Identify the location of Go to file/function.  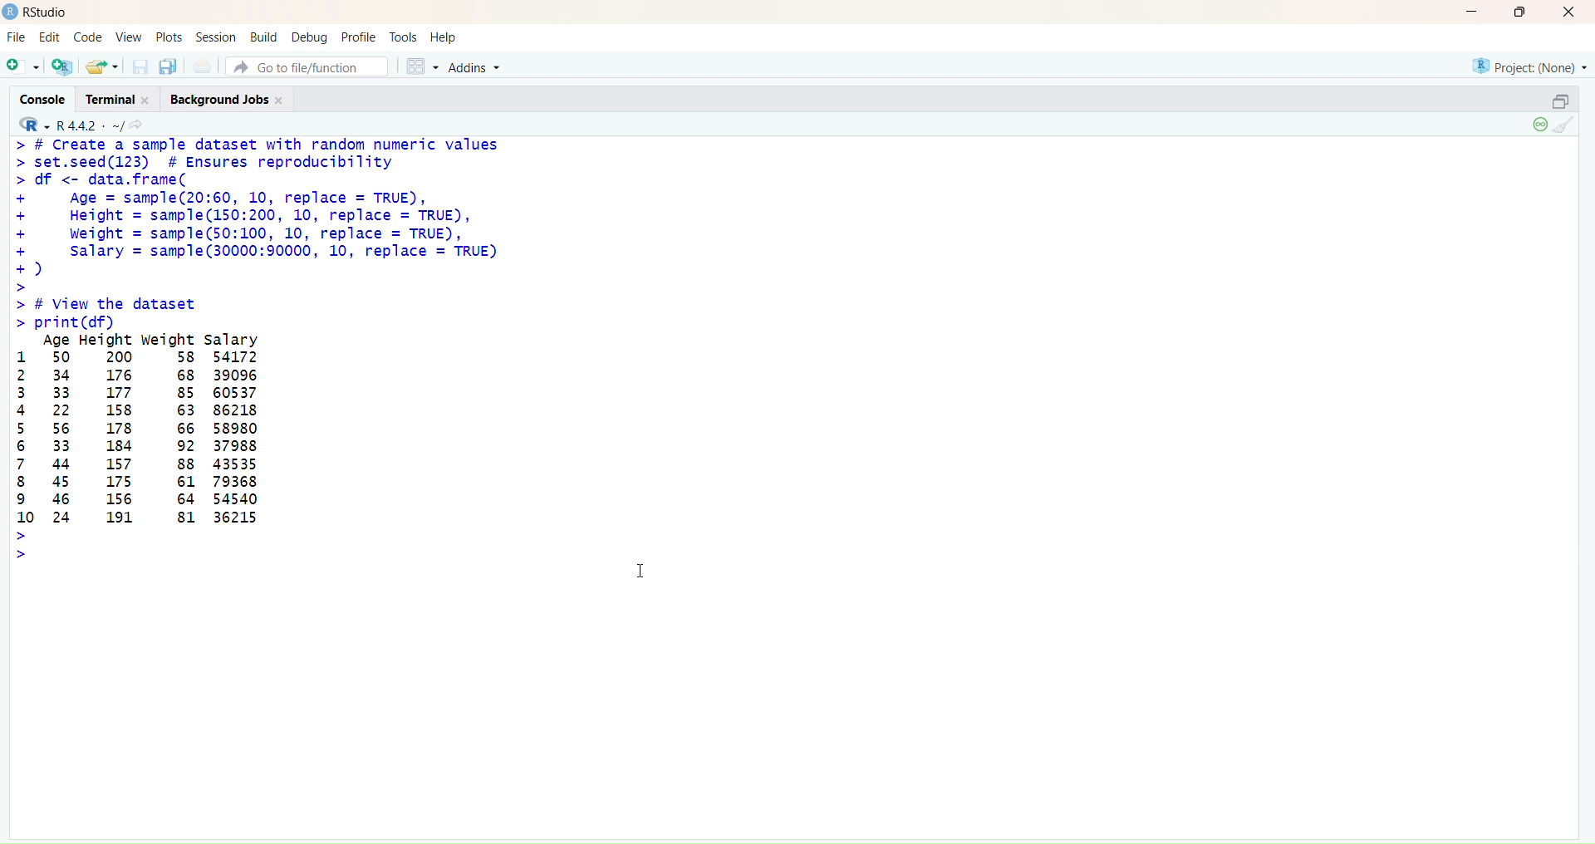
(306, 67).